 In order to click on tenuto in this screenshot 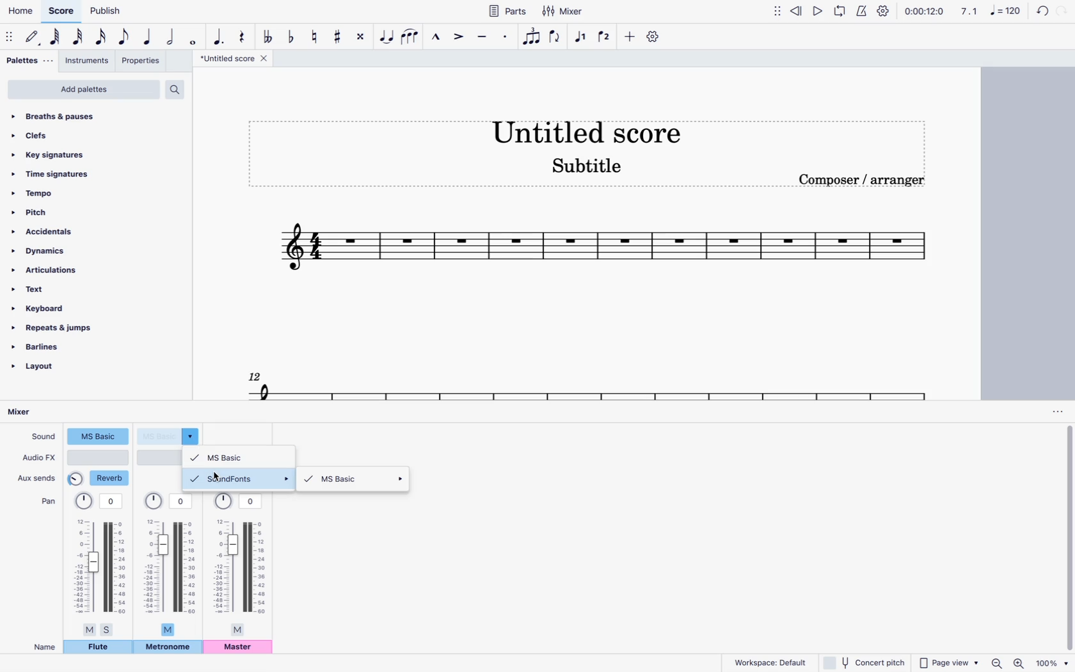, I will do `click(481, 37)`.